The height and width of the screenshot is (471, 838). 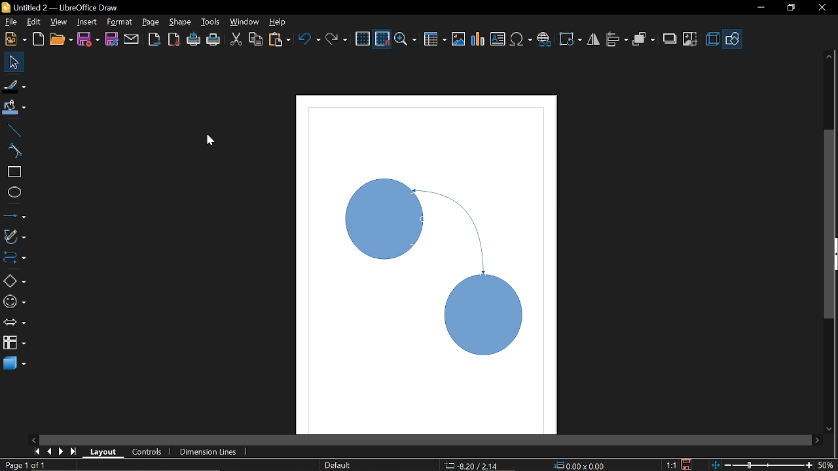 I want to click on Allign, so click(x=617, y=41).